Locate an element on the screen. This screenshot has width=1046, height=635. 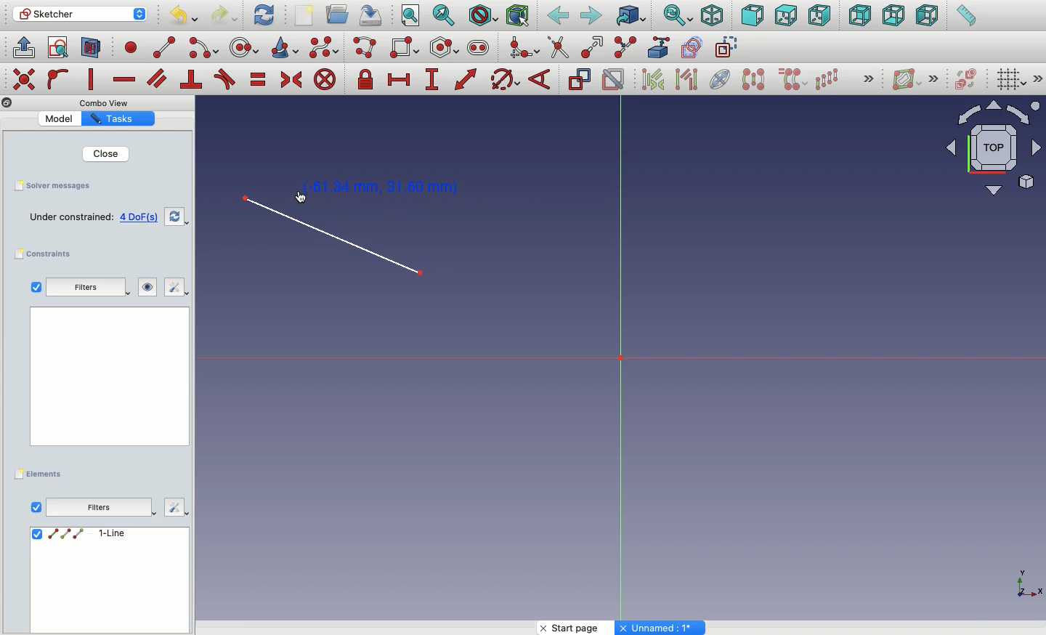
Constrain angle is located at coordinates (541, 79).